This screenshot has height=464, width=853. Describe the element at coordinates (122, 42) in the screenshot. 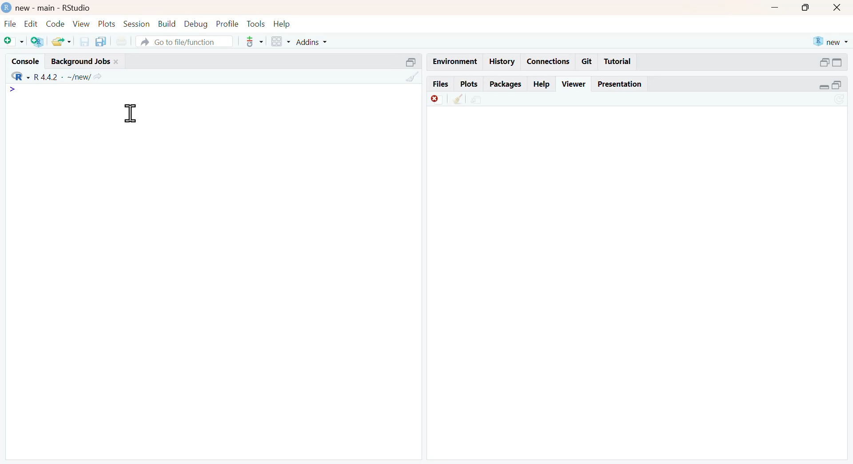

I see `print` at that location.